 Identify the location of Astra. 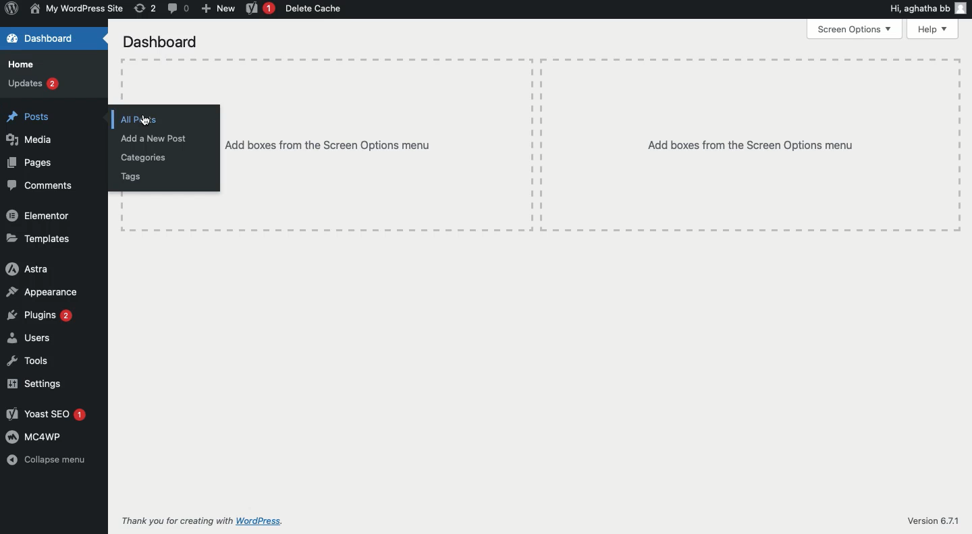
(28, 268).